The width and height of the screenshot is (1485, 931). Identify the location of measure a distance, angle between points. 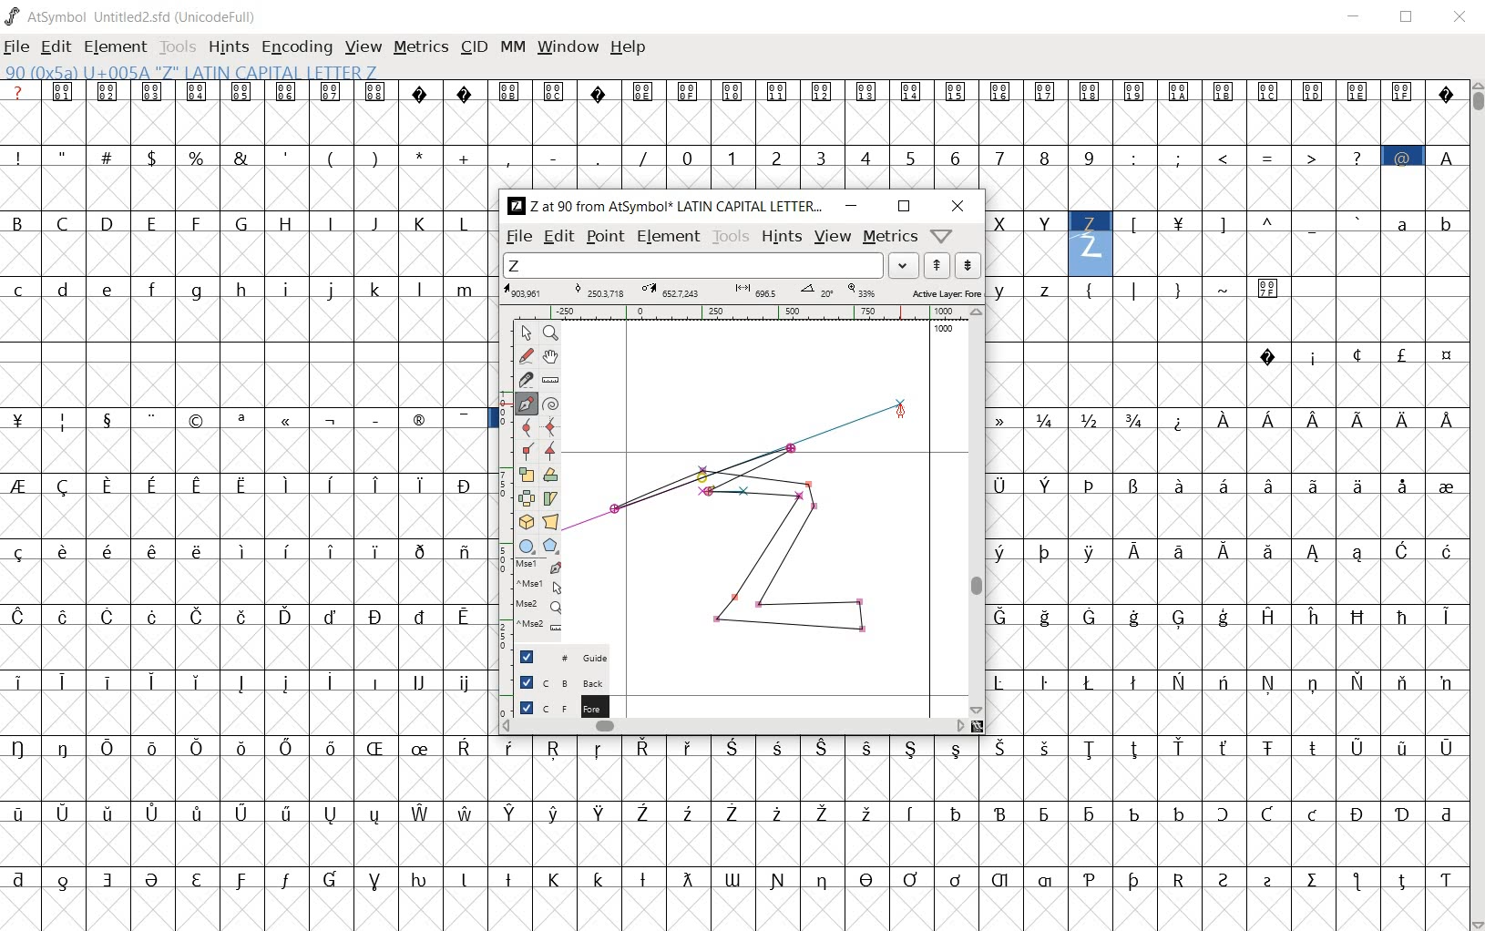
(549, 379).